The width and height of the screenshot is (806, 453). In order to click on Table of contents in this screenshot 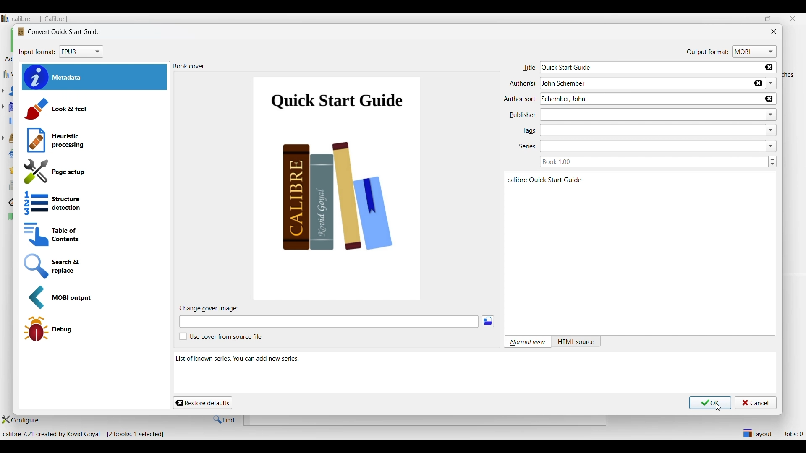, I will do `click(93, 235)`.